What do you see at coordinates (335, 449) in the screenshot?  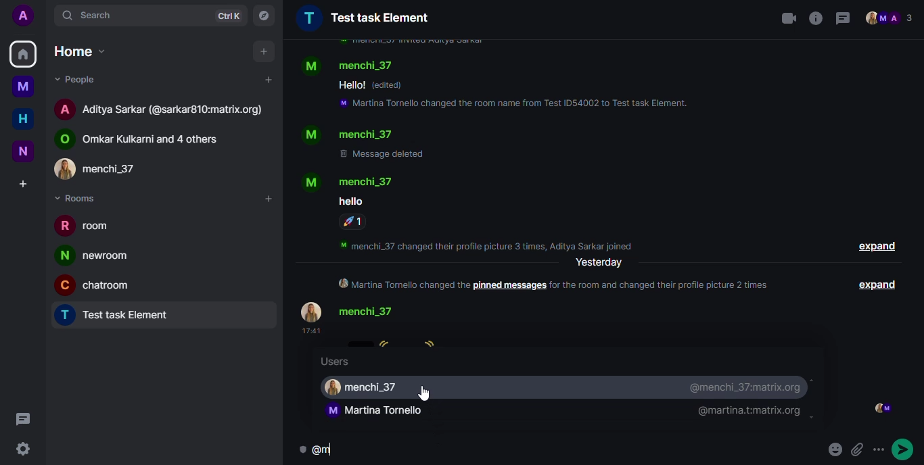 I see `encryption` at bounding box center [335, 449].